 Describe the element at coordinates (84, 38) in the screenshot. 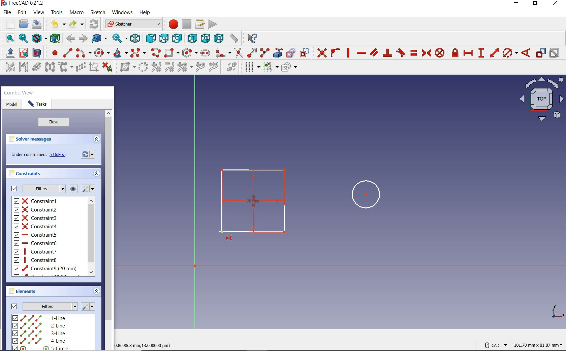

I see `forward` at that location.